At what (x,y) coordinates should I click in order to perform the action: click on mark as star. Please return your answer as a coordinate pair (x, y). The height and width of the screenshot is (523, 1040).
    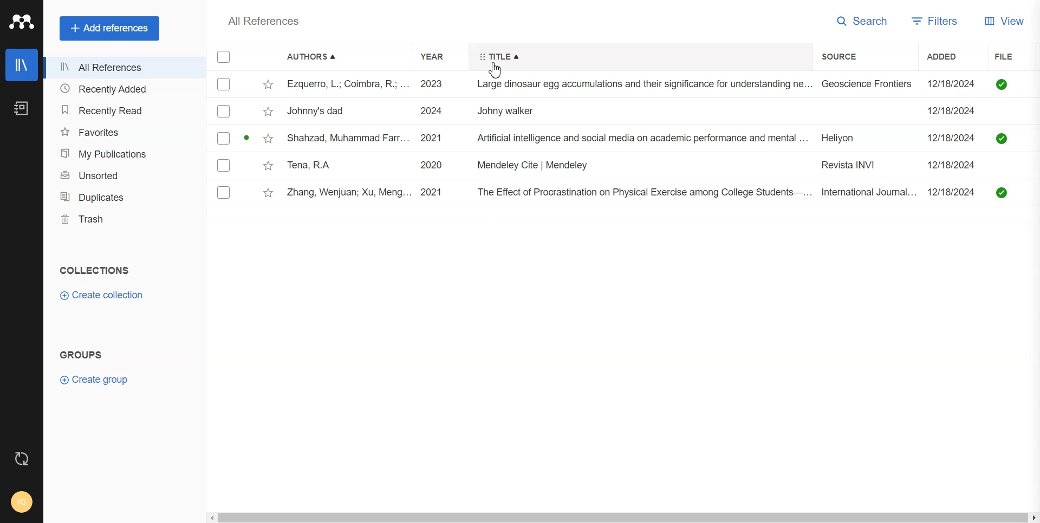
    Looking at the image, I should click on (268, 112).